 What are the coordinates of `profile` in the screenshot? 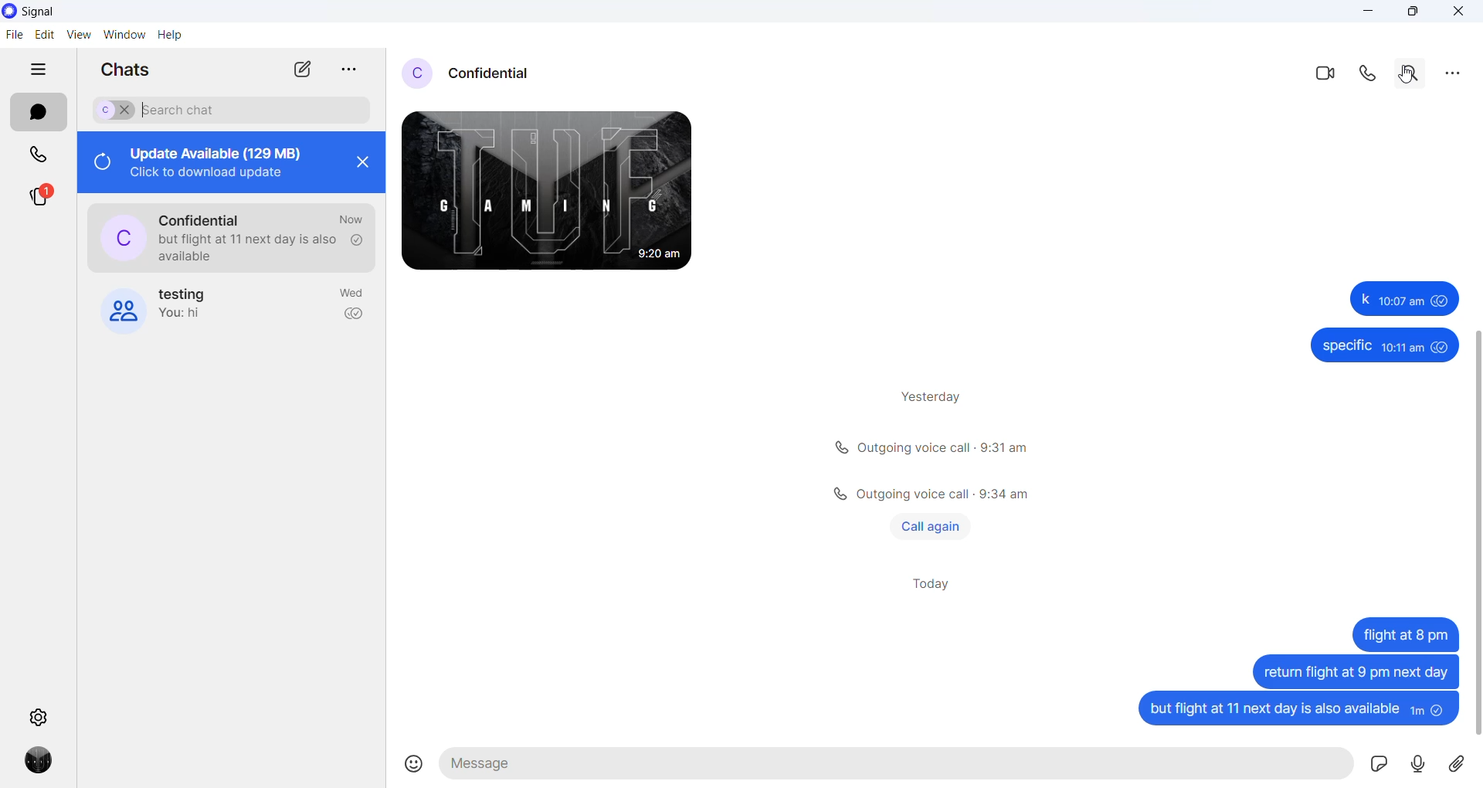 It's located at (40, 762).